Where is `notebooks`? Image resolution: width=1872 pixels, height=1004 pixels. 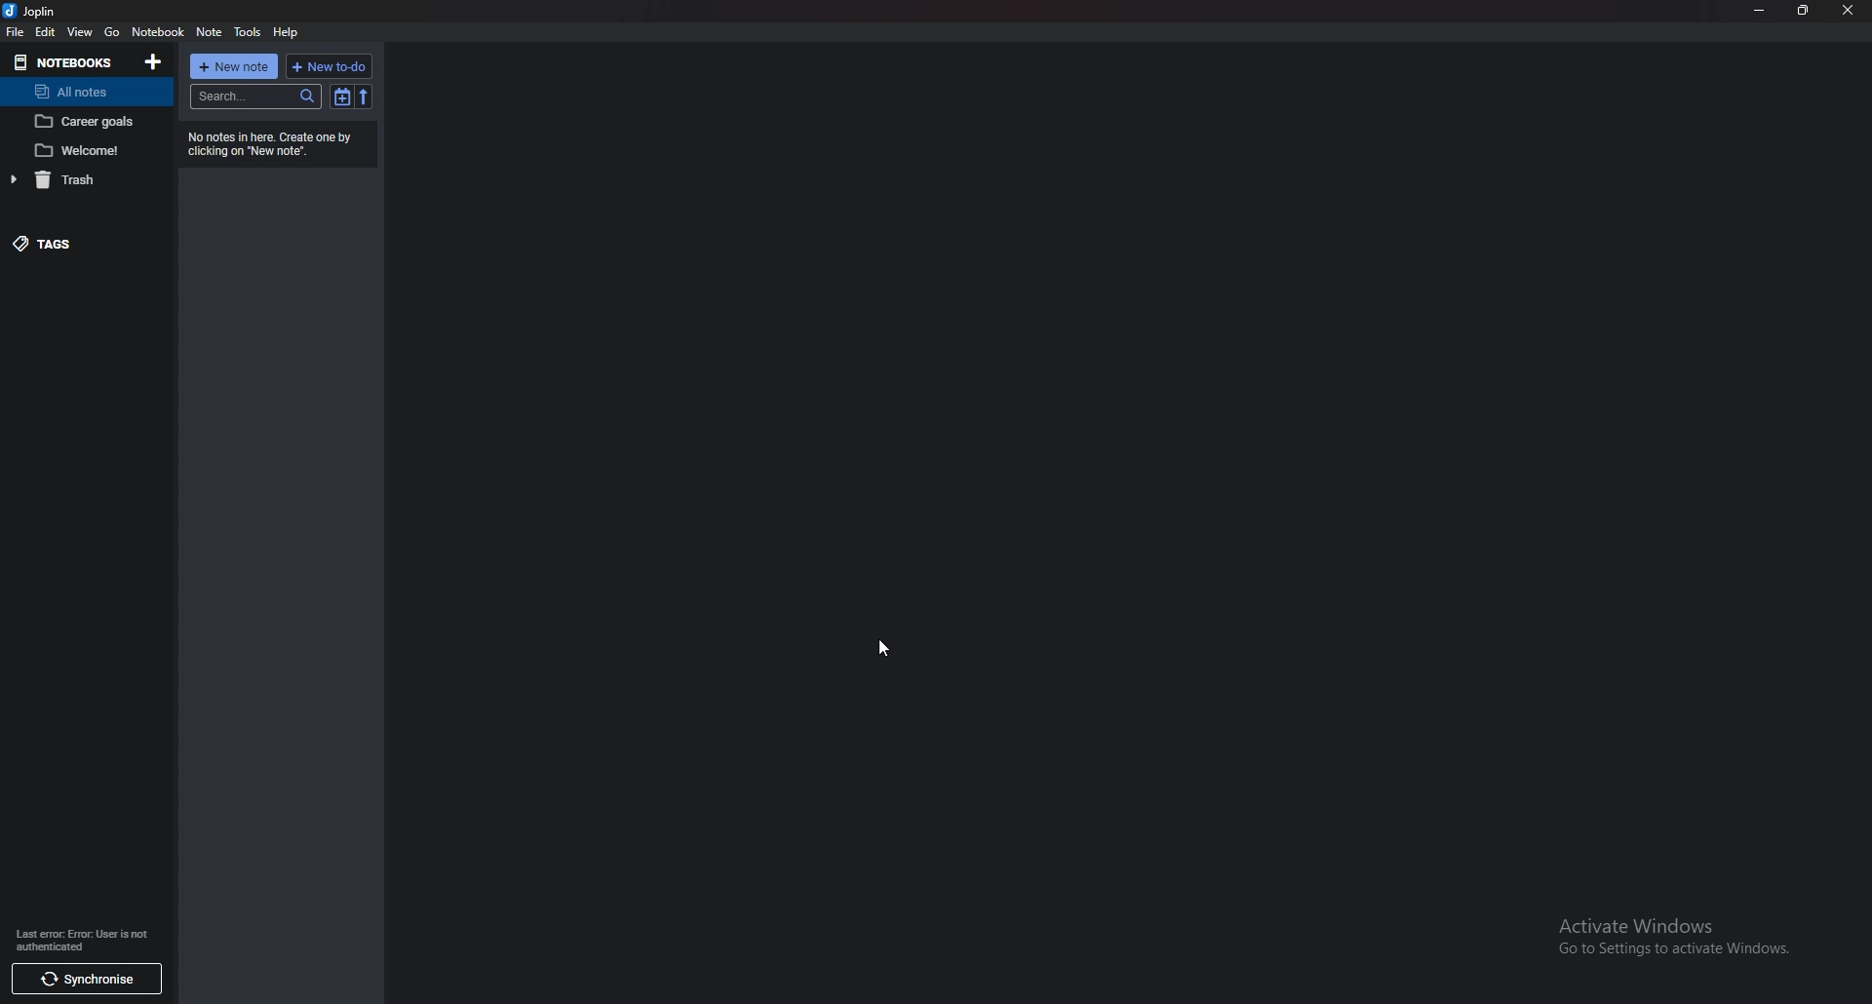 notebooks is located at coordinates (62, 61).